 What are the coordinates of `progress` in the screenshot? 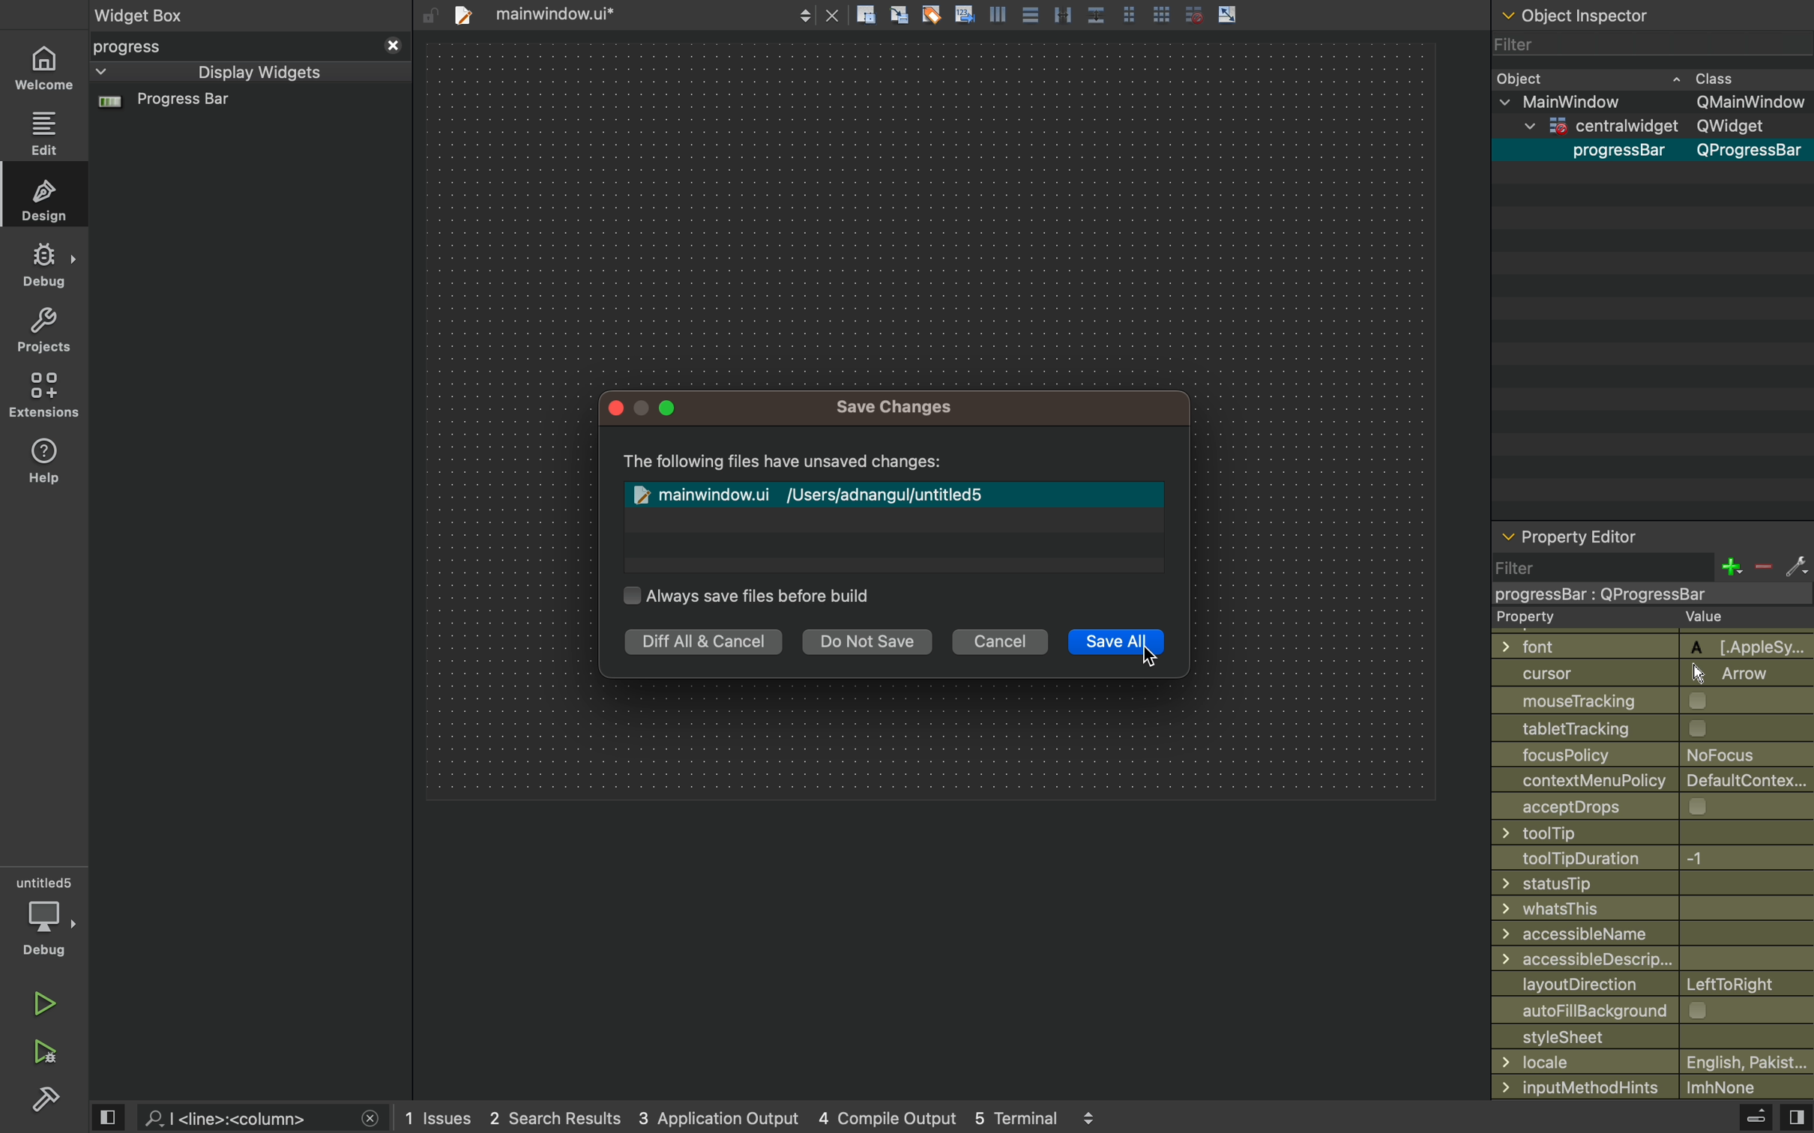 It's located at (249, 46).